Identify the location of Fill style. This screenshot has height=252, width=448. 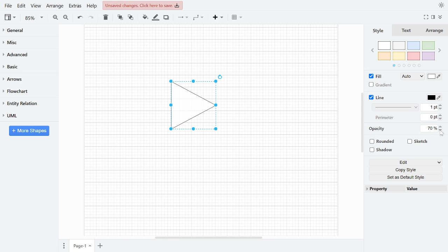
(411, 77).